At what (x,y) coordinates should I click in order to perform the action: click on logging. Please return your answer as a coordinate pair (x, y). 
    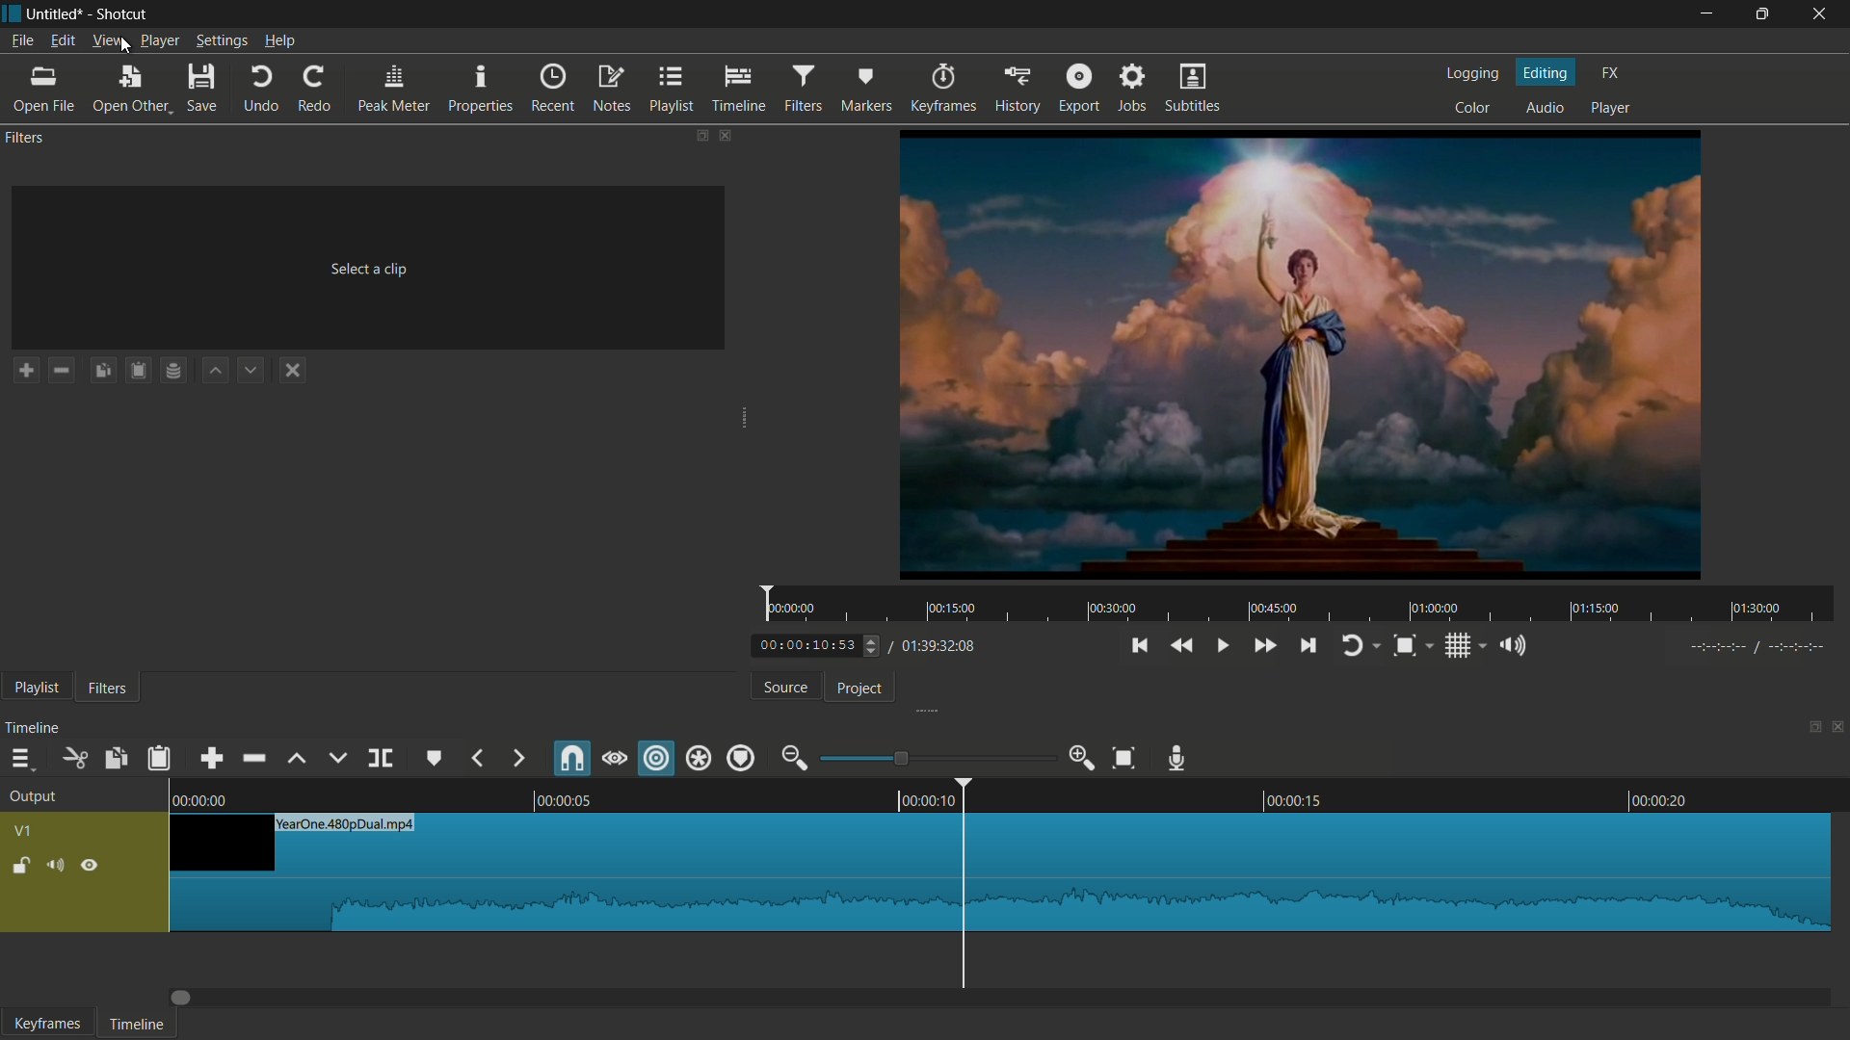
    Looking at the image, I should click on (1474, 74).